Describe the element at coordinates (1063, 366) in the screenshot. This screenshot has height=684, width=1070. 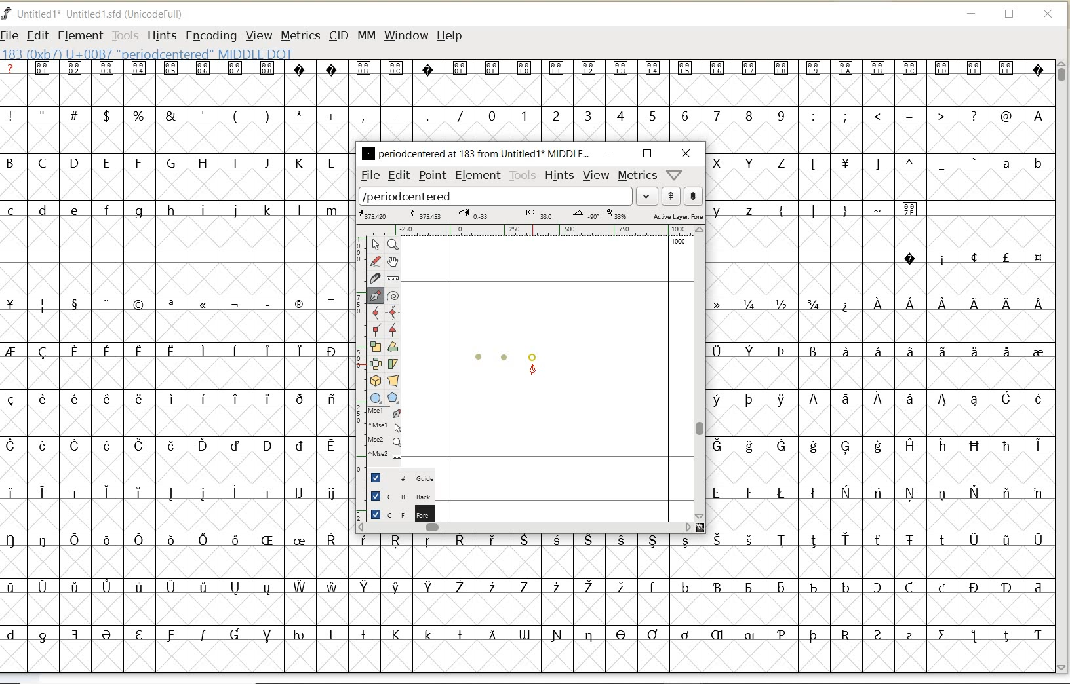
I see `SCROLLBAR` at that location.